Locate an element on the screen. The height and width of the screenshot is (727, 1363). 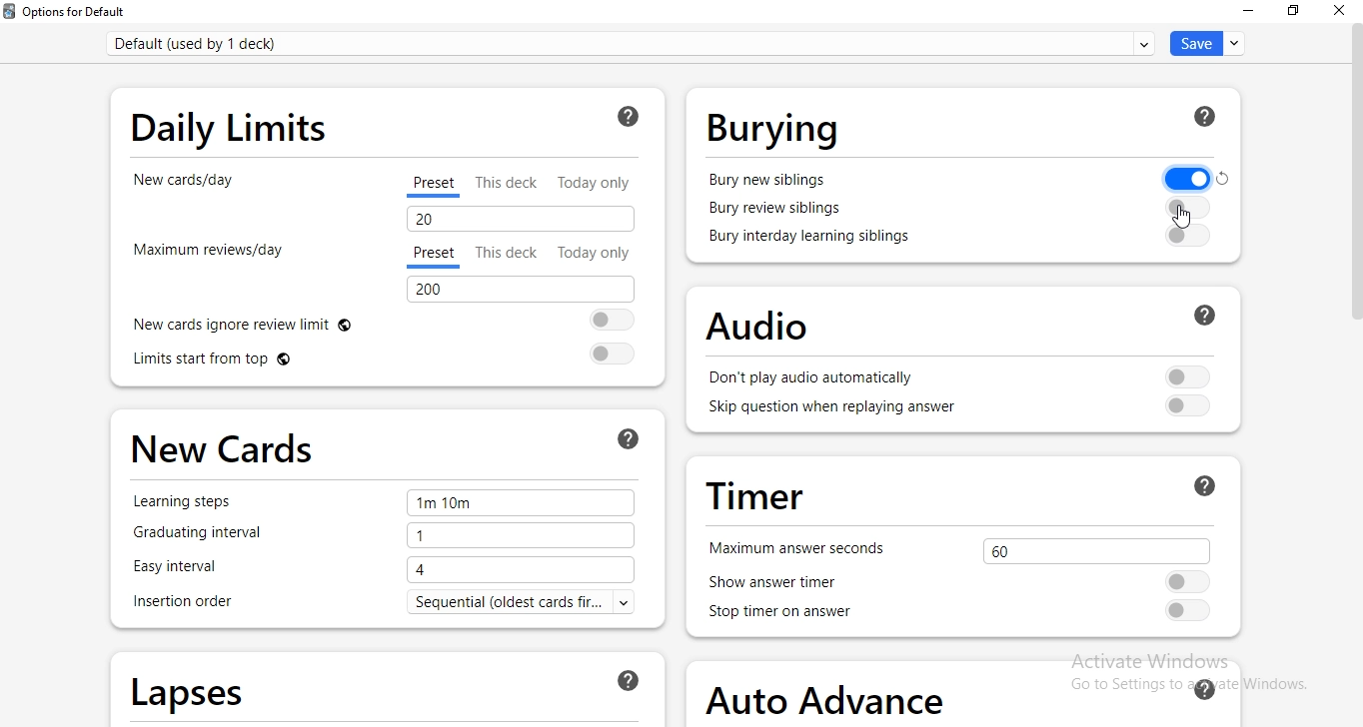
maximum reviews/day is located at coordinates (206, 259).